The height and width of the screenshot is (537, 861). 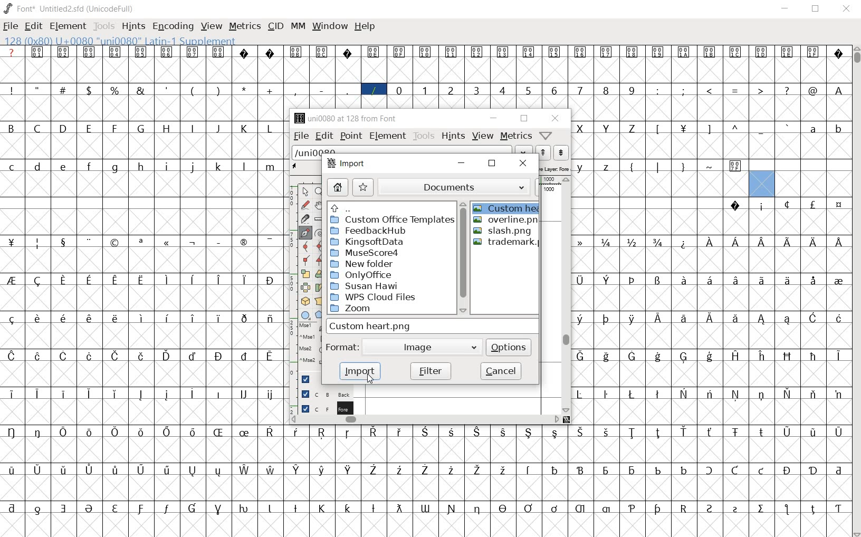 I want to click on glyph, so click(x=114, y=168).